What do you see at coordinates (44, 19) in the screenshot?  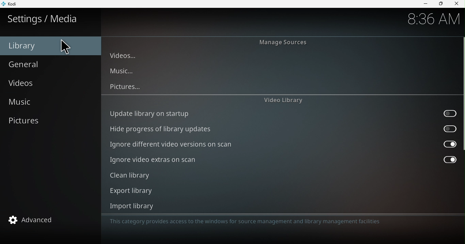 I see `Settings/media` at bounding box center [44, 19].